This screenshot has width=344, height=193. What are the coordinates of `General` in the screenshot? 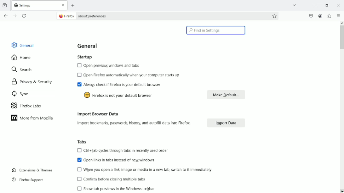 It's located at (87, 45).